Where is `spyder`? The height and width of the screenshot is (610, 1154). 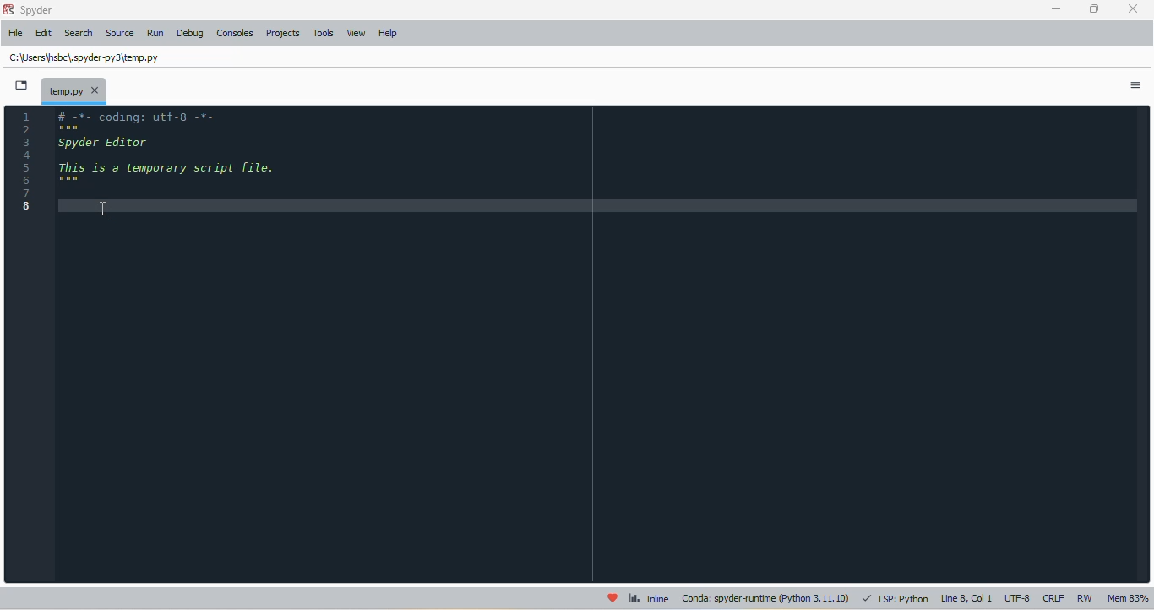
spyder is located at coordinates (8, 9).